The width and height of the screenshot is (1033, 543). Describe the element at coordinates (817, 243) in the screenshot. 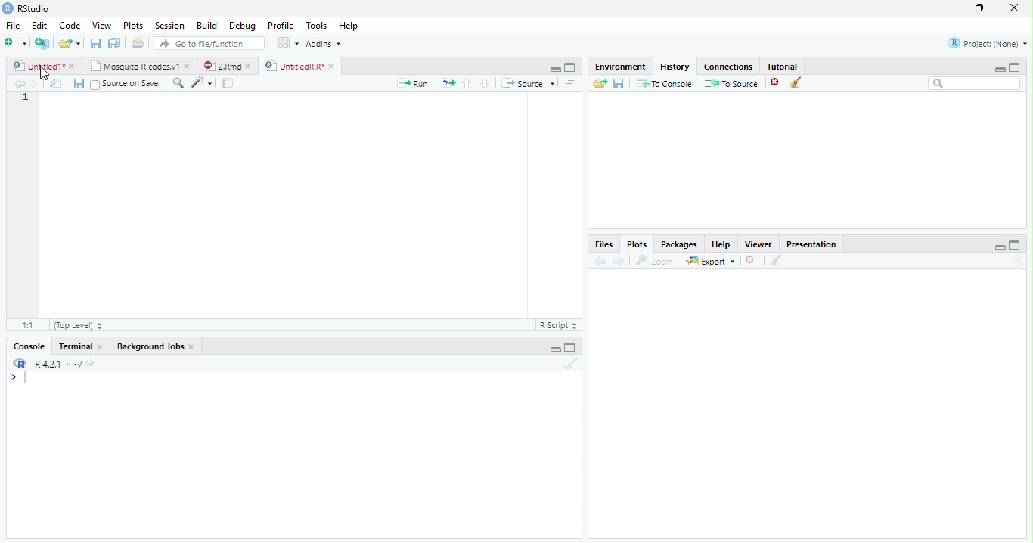

I see `Presentation` at that location.